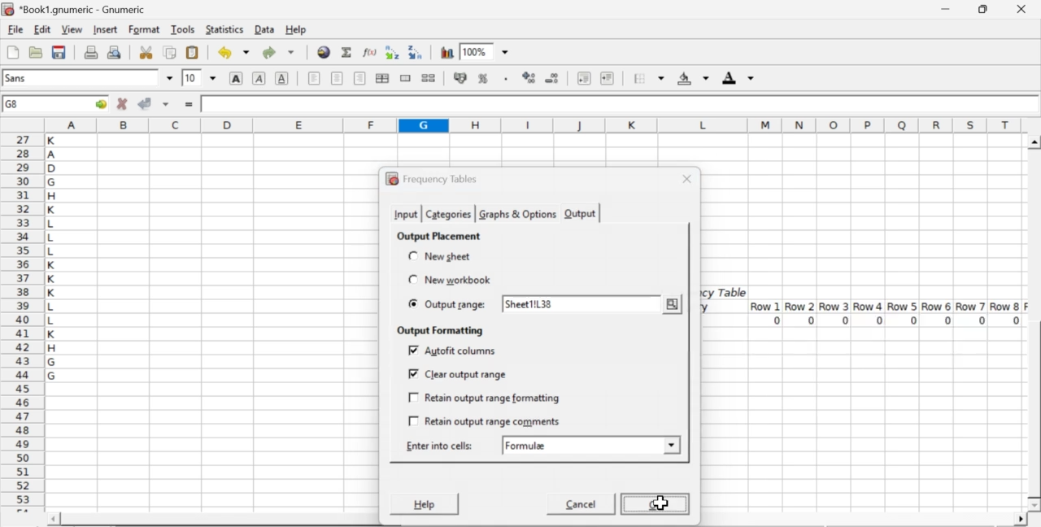 The image size is (1041, 527). Describe the element at coordinates (584, 77) in the screenshot. I see `decrease indent` at that location.